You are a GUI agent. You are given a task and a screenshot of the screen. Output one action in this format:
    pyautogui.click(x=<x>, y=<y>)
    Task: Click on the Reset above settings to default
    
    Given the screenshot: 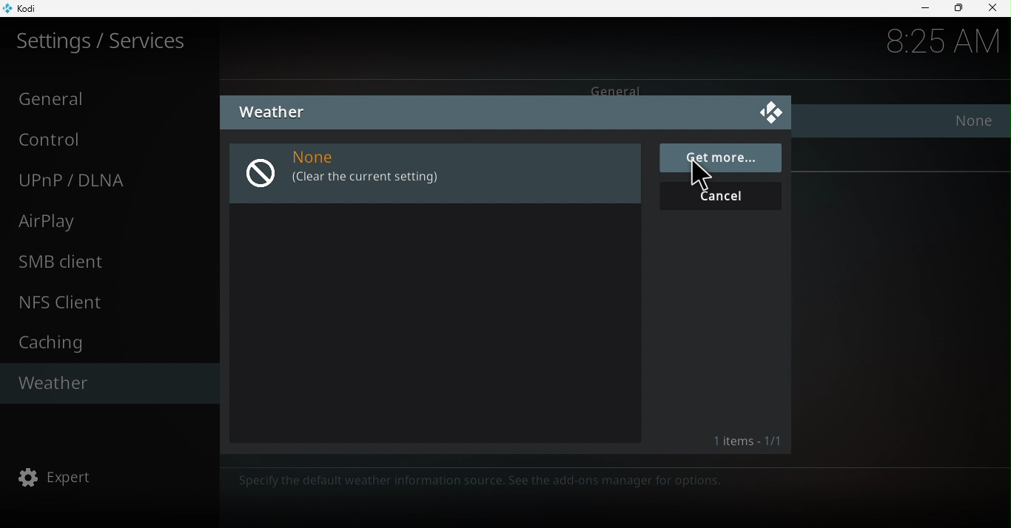 What is the action you would take?
    pyautogui.click(x=901, y=192)
    